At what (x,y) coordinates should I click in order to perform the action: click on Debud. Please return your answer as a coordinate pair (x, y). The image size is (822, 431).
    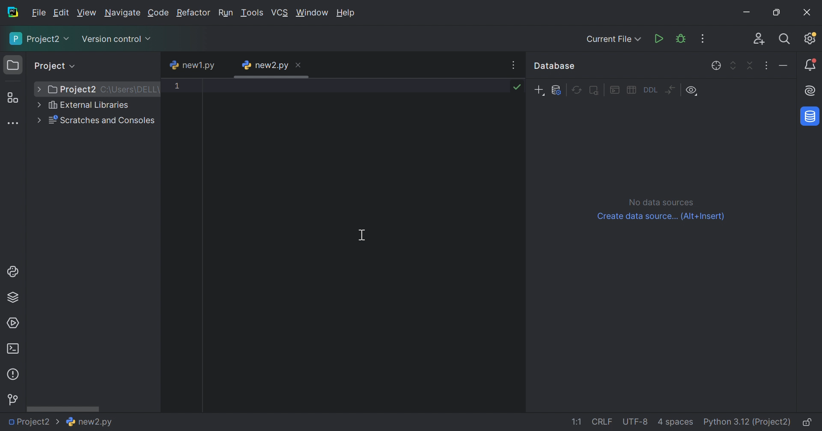
    Looking at the image, I should click on (681, 40).